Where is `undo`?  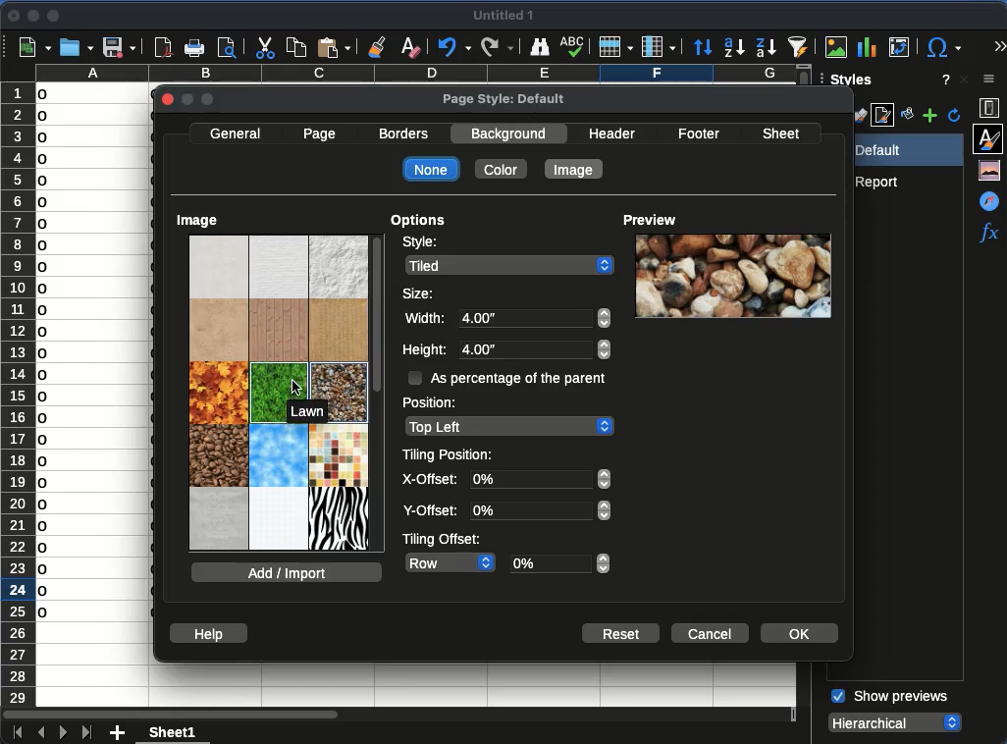
undo is located at coordinates (454, 48).